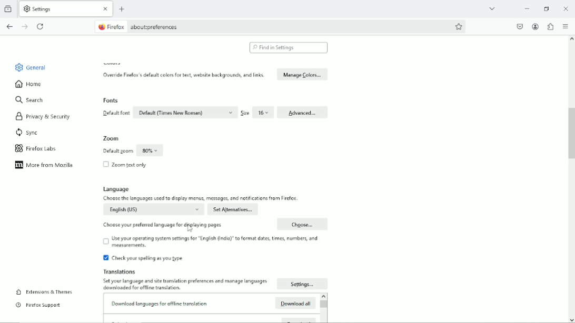  What do you see at coordinates (35, 100) in the screenshot?
I see `Search` at bounding box center [35, 100].